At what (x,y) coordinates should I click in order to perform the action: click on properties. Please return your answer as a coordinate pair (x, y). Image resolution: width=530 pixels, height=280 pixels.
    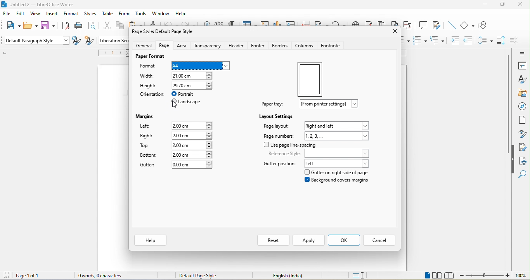
    Looking at the image, I should click on (521, 66).